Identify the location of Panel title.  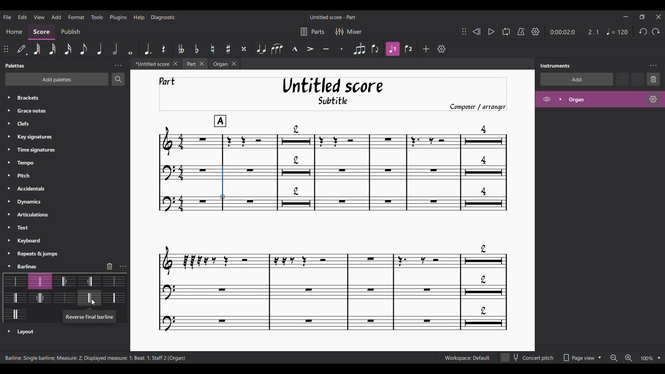
(555, 66).